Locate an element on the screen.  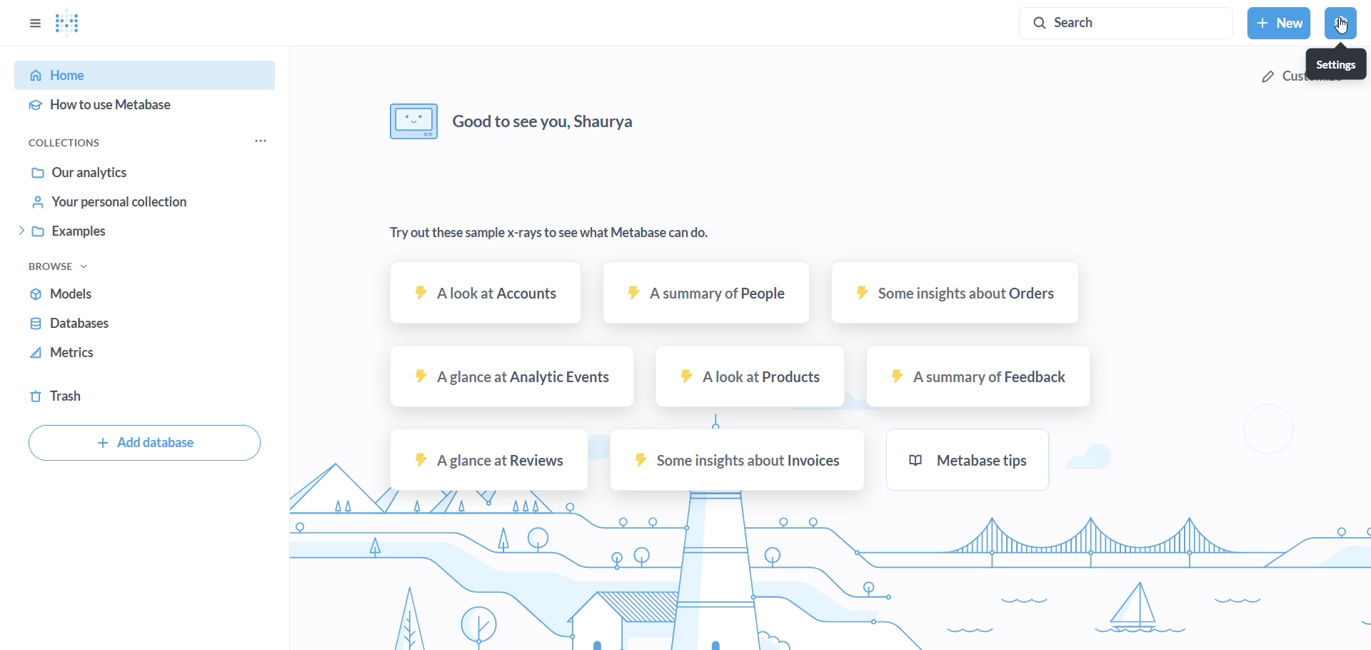
settings is located at coordinates (1342, 23).